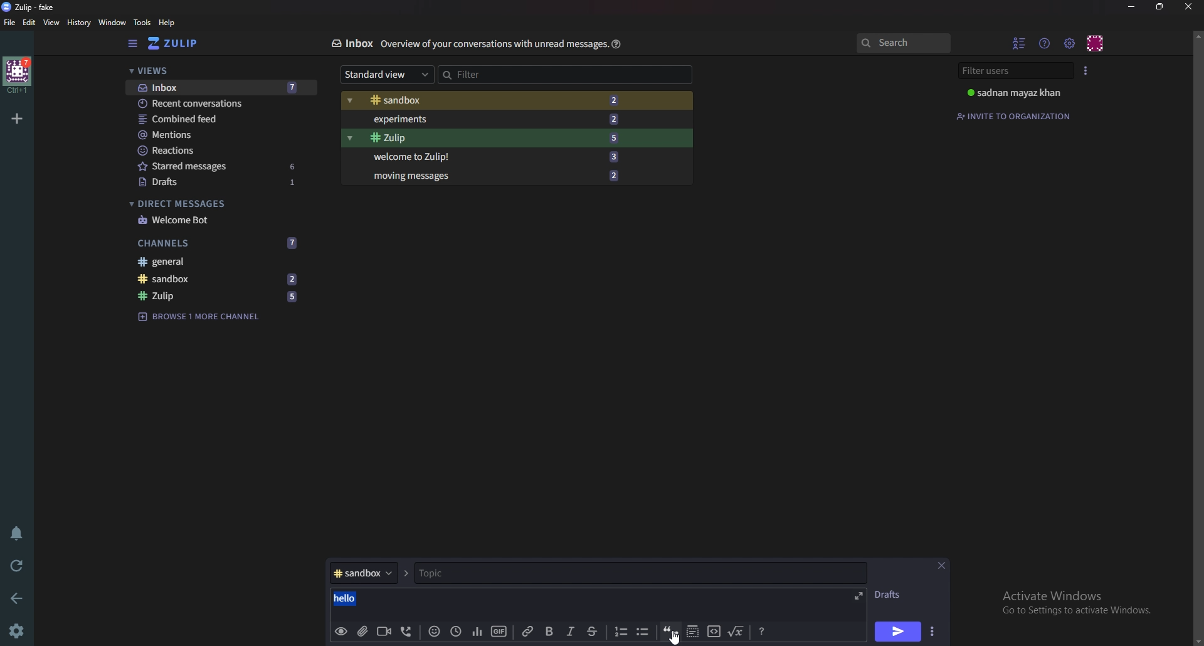  What do you see at coordinates (19, 74) in the screenshot?
I see `home` at bounding box center [19, 74].